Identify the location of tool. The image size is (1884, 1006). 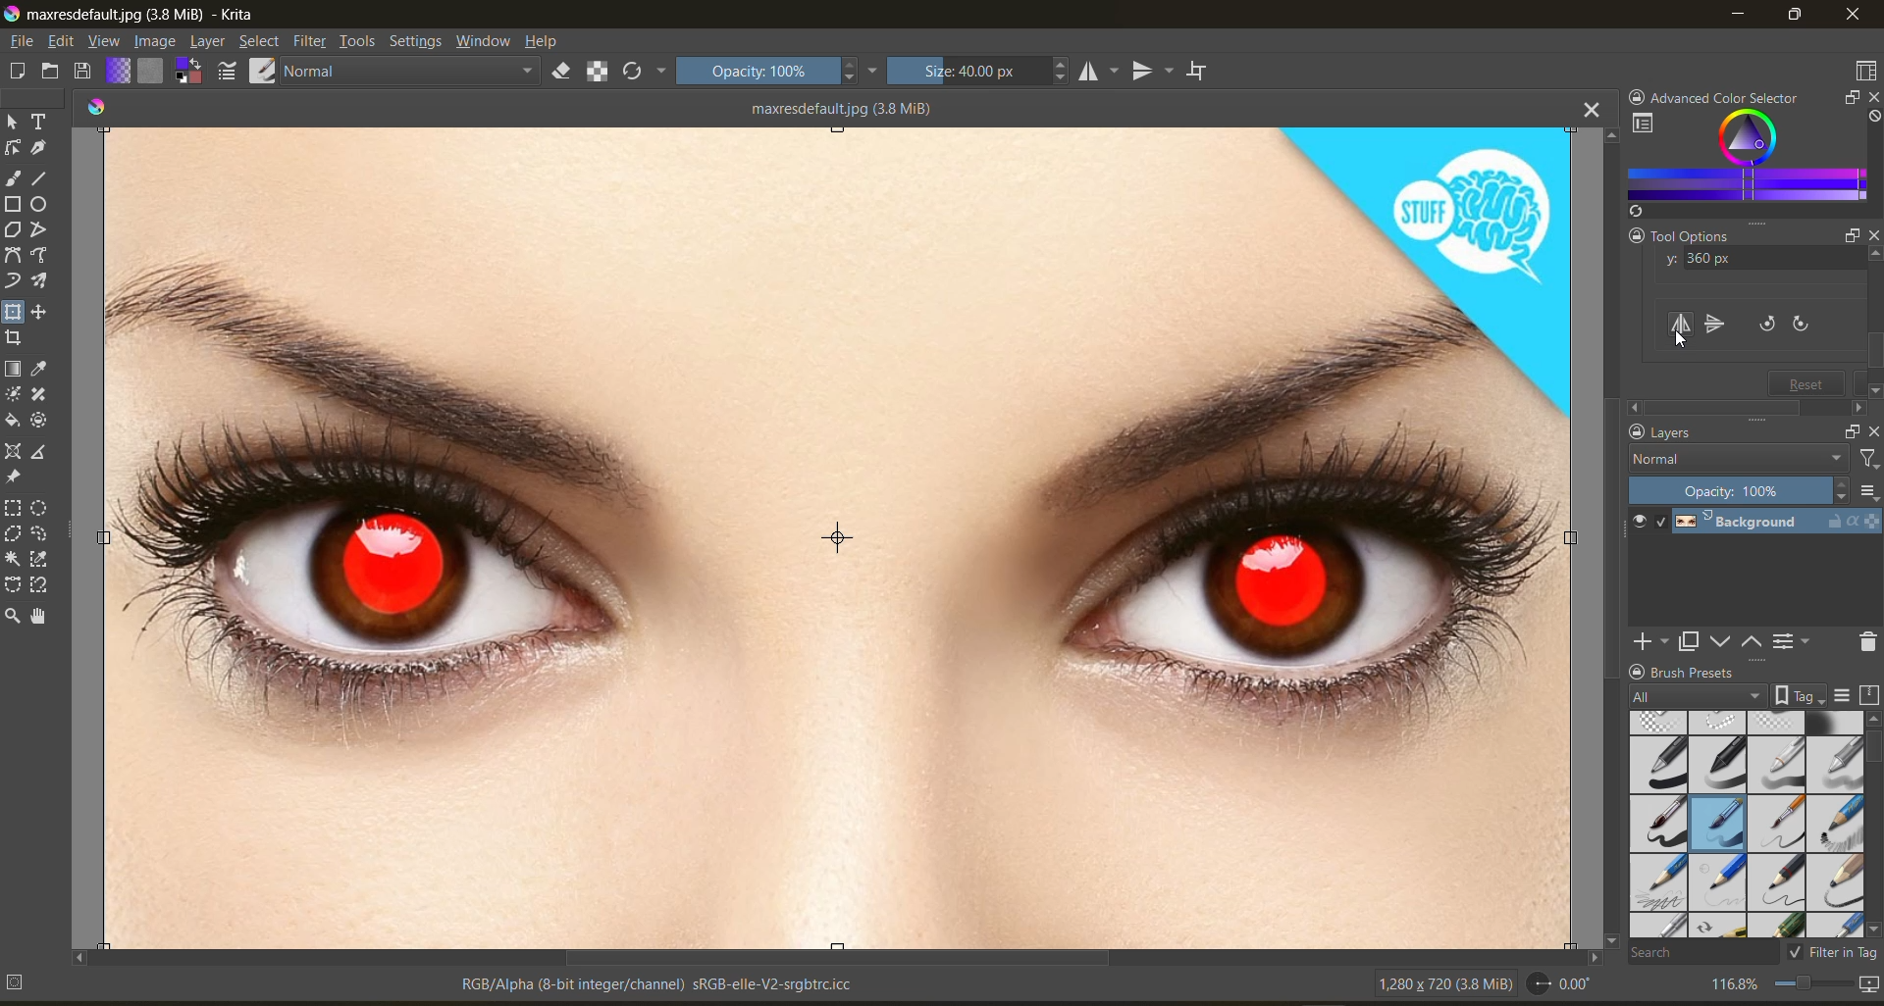
(39, 394).